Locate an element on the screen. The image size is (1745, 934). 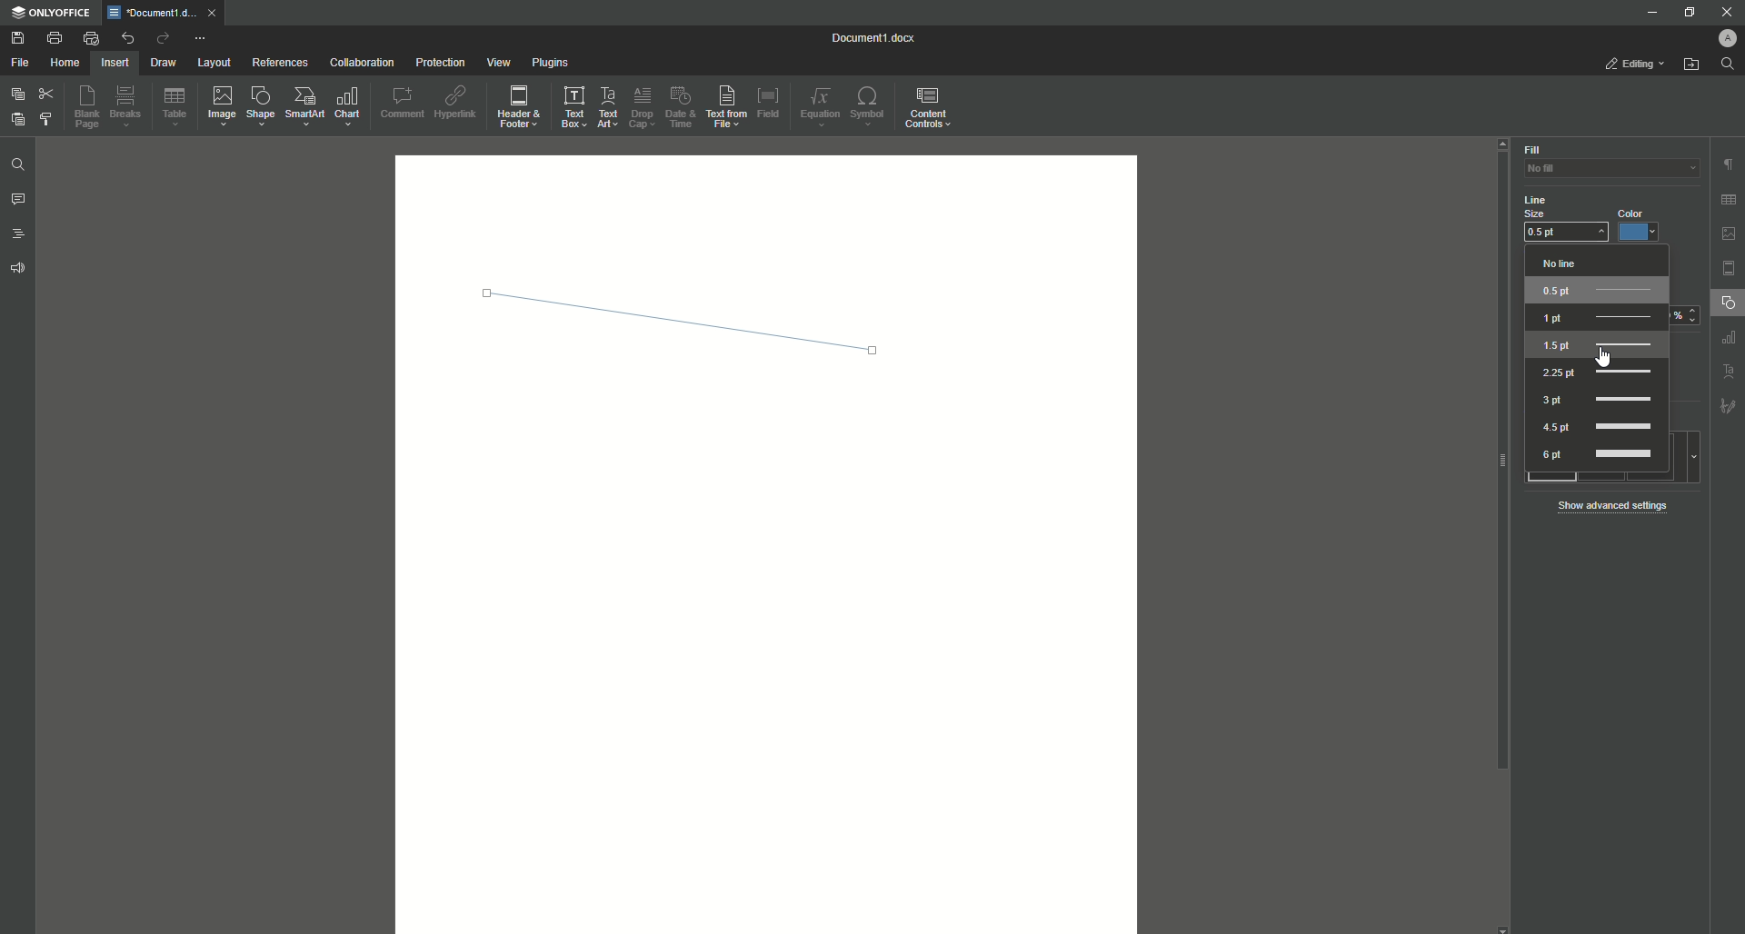
3 pt is located at coordinates (1597, 401).